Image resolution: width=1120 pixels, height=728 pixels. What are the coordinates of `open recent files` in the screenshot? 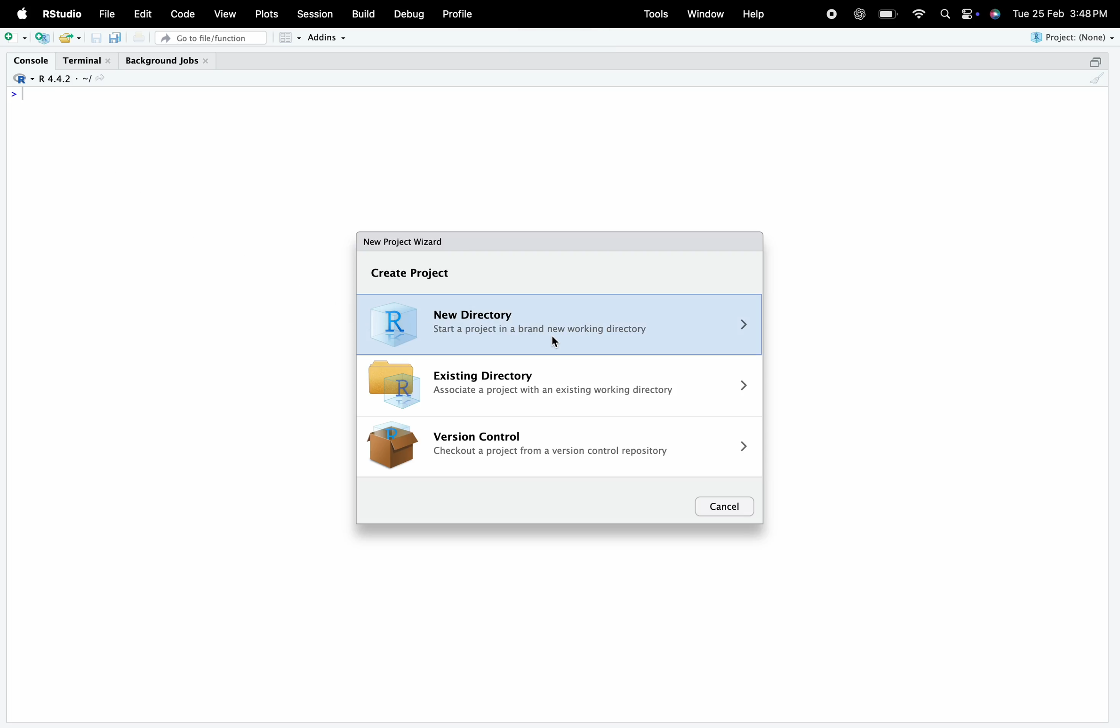 It's located at (79, 39).